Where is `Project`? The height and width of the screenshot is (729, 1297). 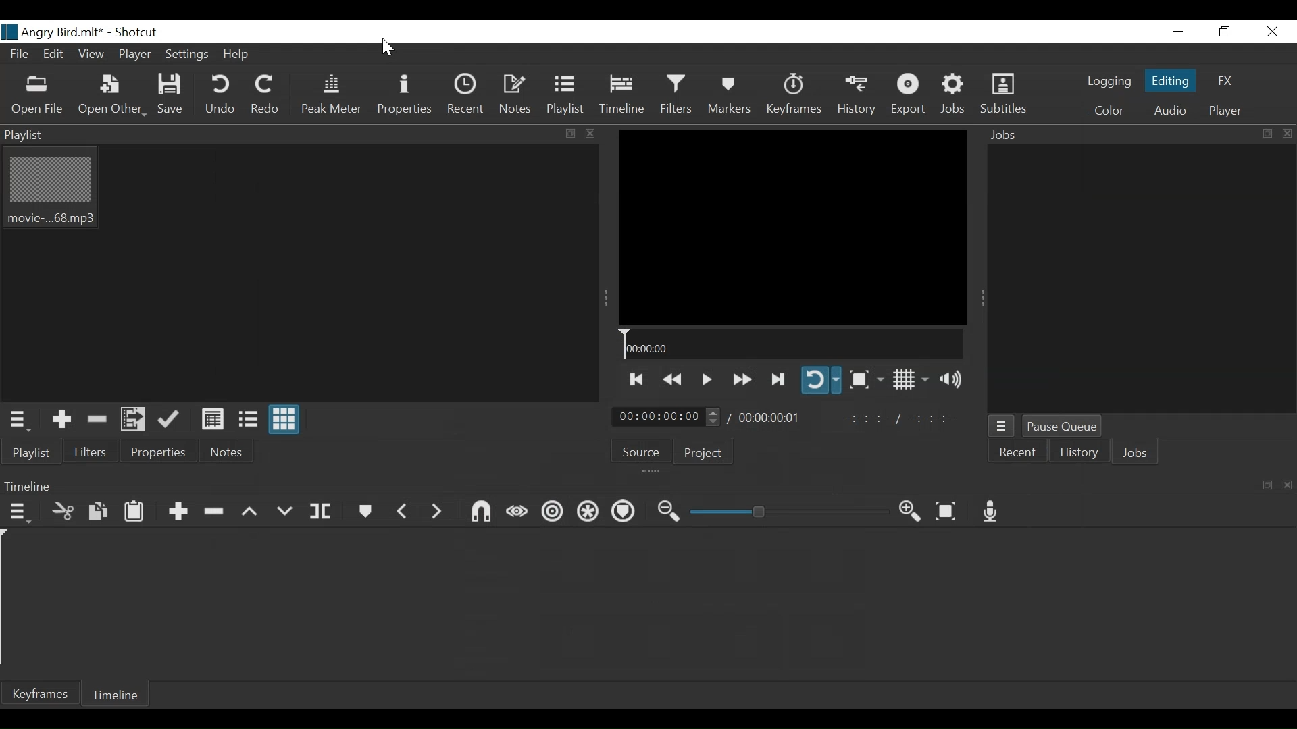
Project is located at coordinates (709, 451).